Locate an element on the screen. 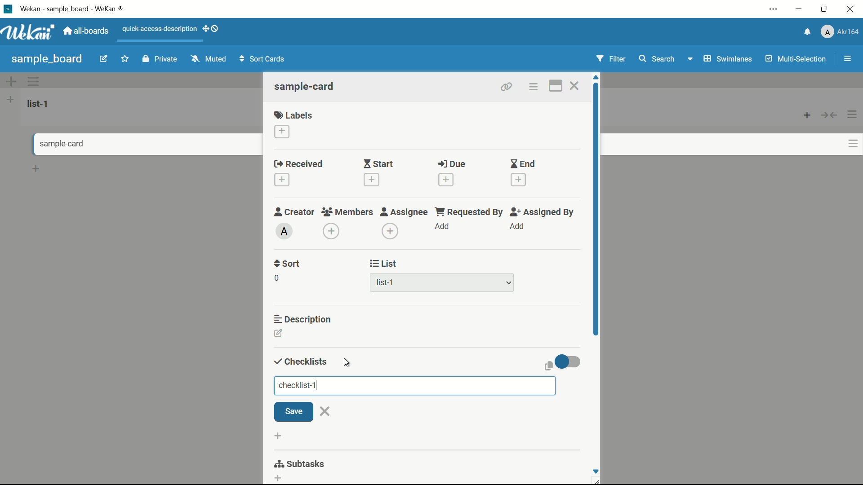  add date is located at coordinates (519, 180).